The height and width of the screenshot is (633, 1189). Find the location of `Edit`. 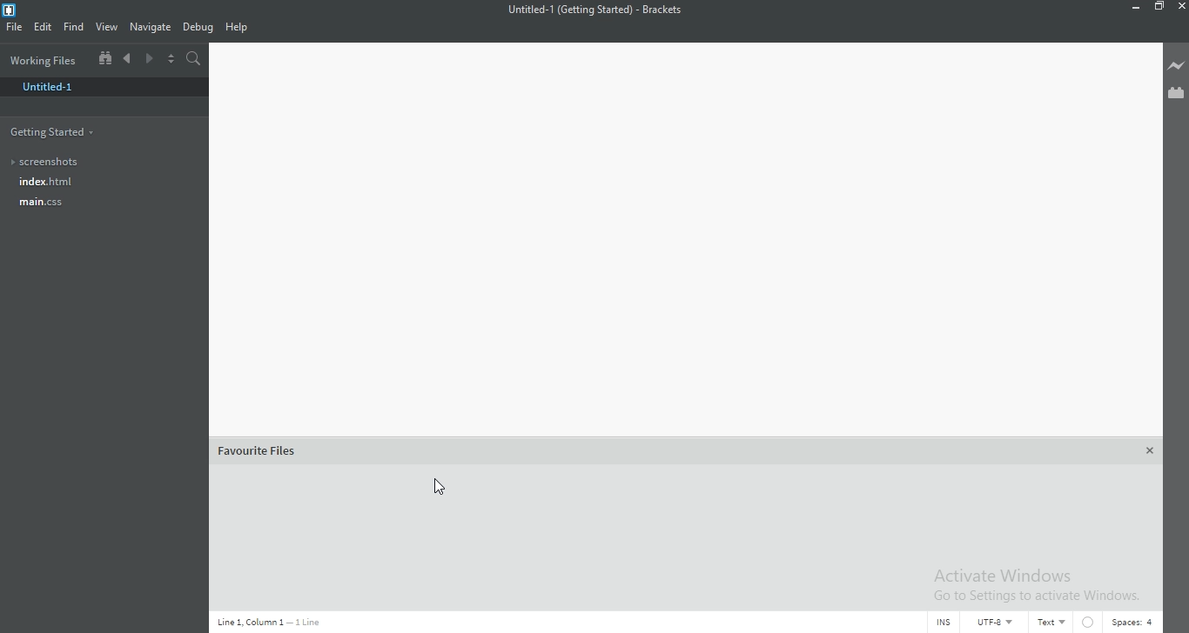

Edit is located at coordinates (44, 29).